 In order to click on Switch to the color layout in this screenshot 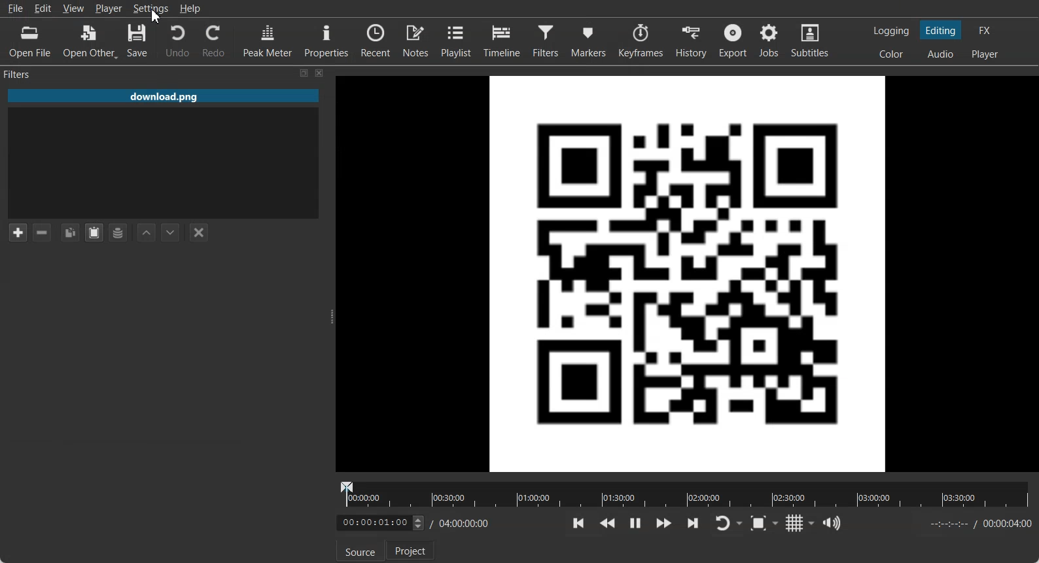, I will do `click(892, 54)`.